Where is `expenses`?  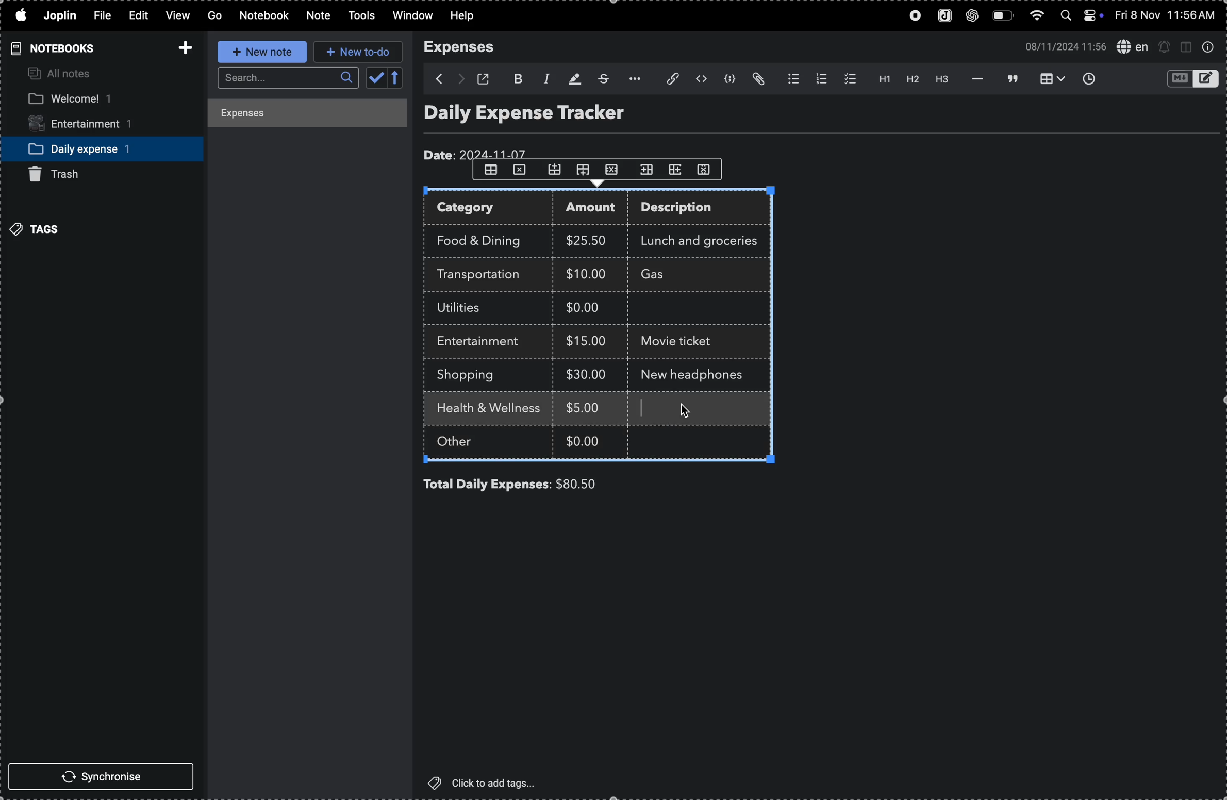
expenses is located at coordinates (298, 115).